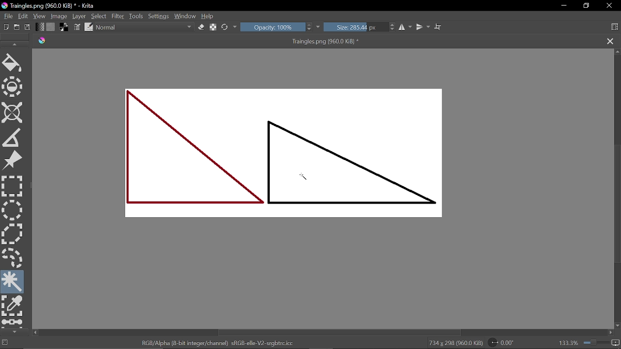  Describe the element at coordinates (12, 64) in the screenshot. I see `Fill color tool` at that location.